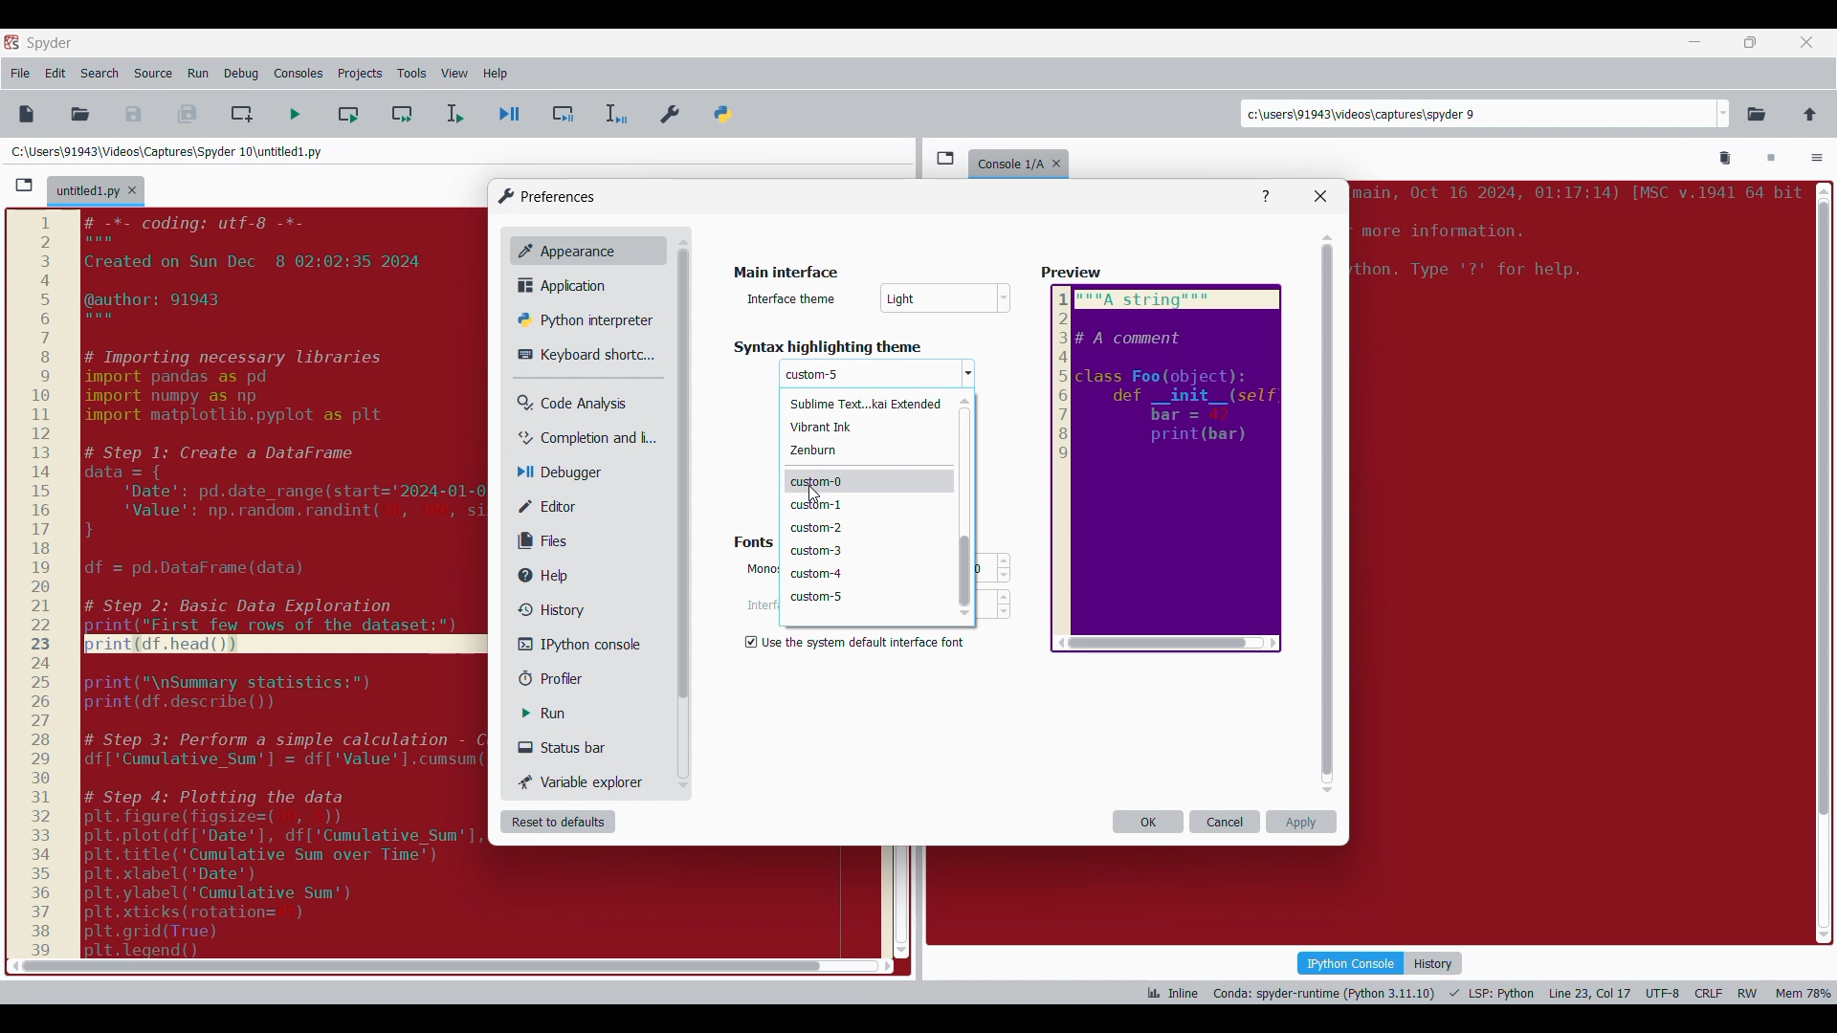 The height and width of the screenshot is (1033, 1837). What do you see at coordinates (299, 74) in the screenshot?
I see `Consoles menu` at bounding box center [299, 74].